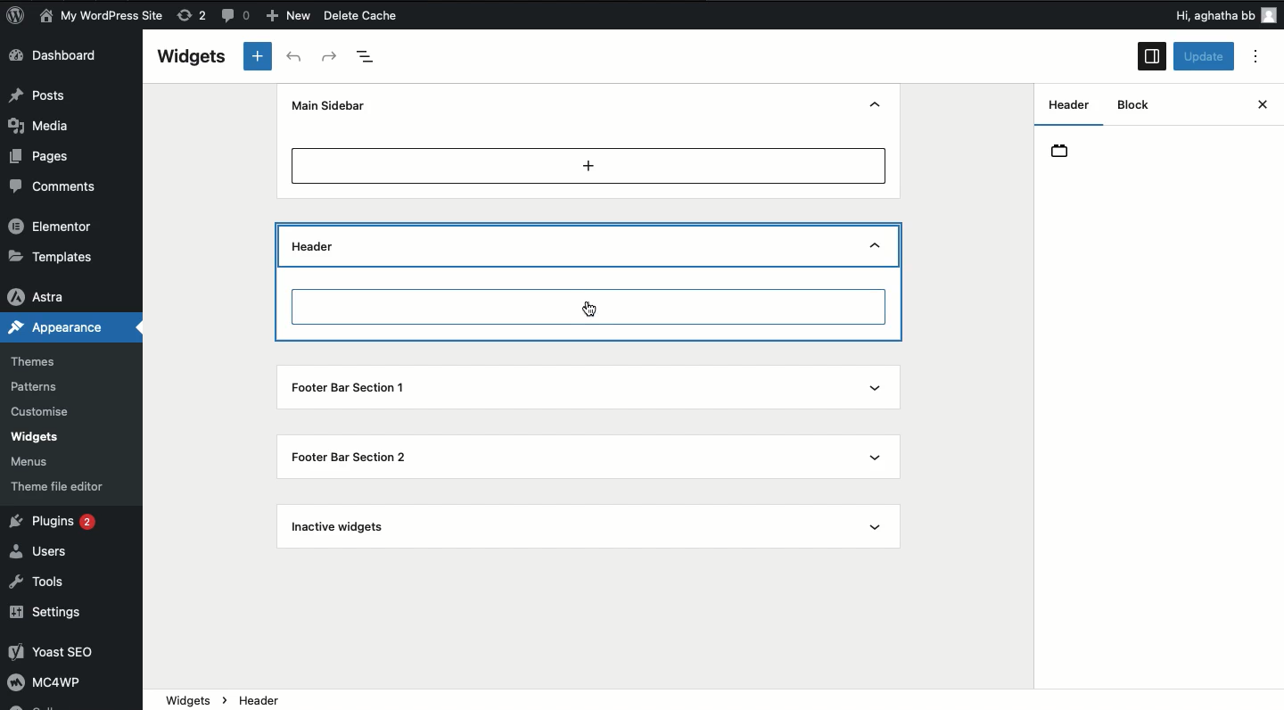 The height and width of the screenshot is (710, 1284). What do you see at coordinates (39, 387) in the screenshot?
I see `Patterns` at bounding box center [39, 387].